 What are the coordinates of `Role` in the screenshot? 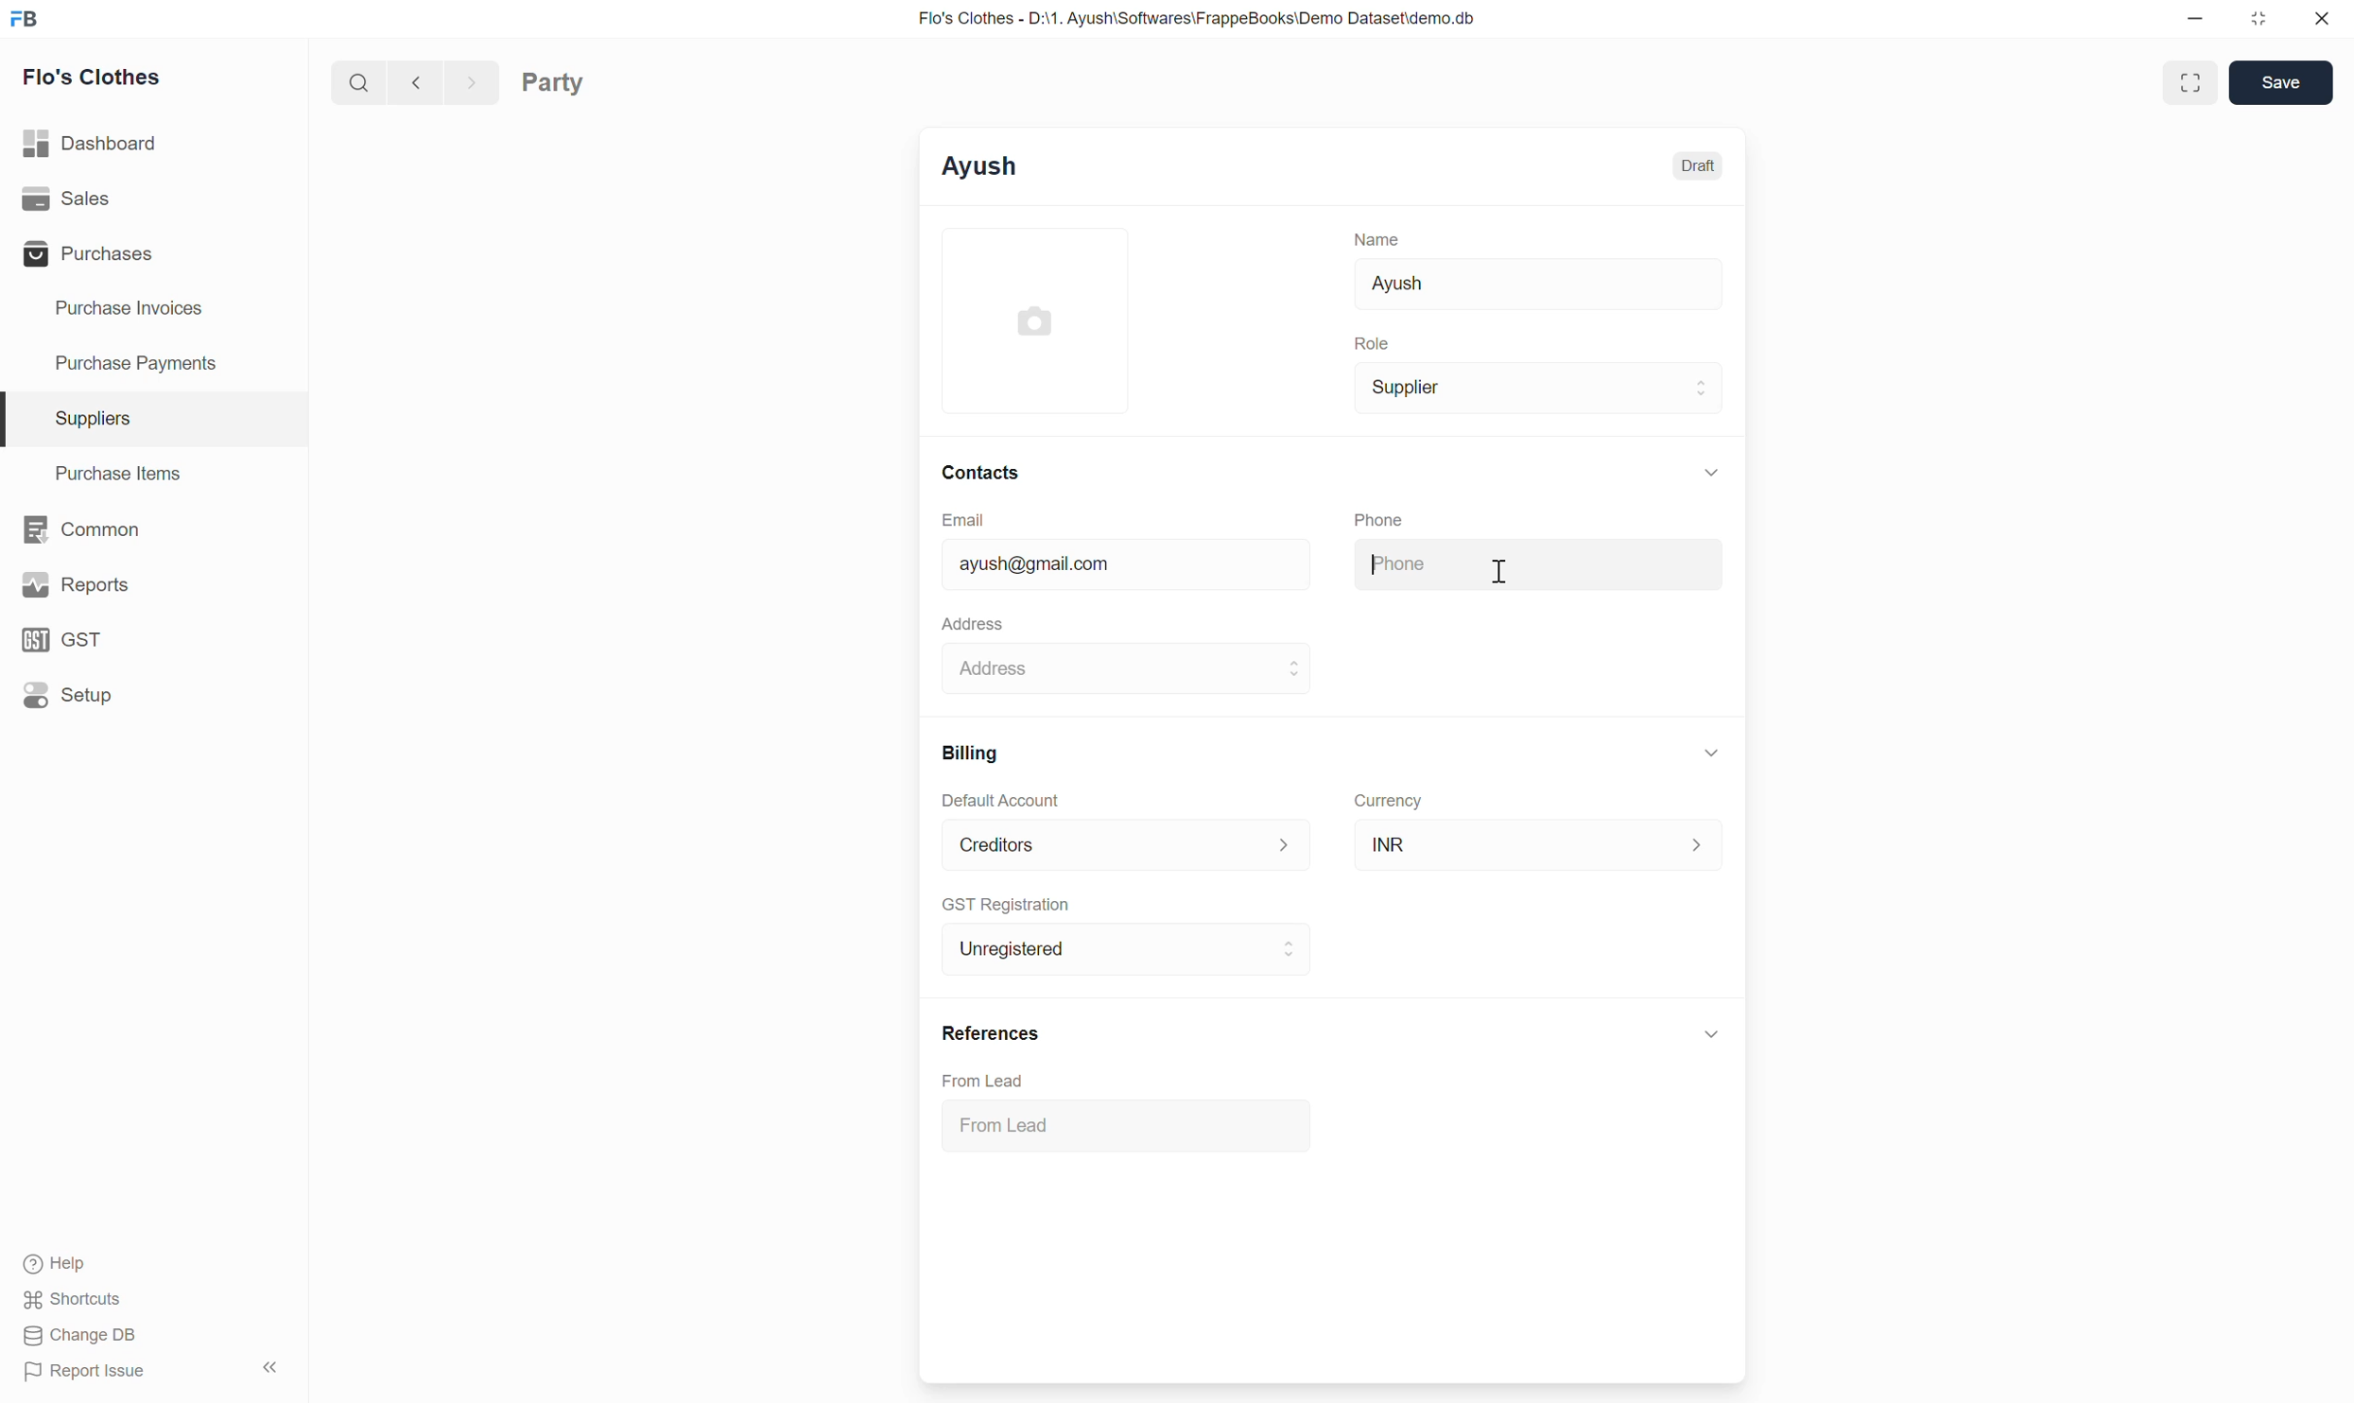 It's located at (1372, 343).